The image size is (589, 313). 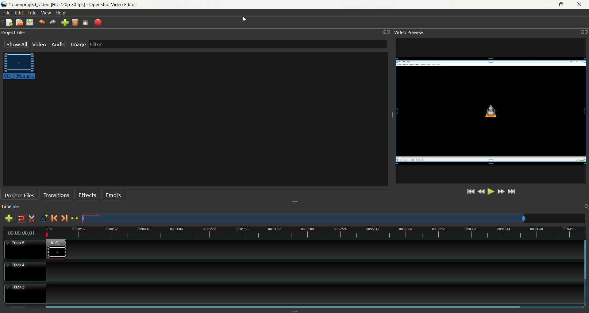 I want to click on emojis, so click(x=114, y=195).